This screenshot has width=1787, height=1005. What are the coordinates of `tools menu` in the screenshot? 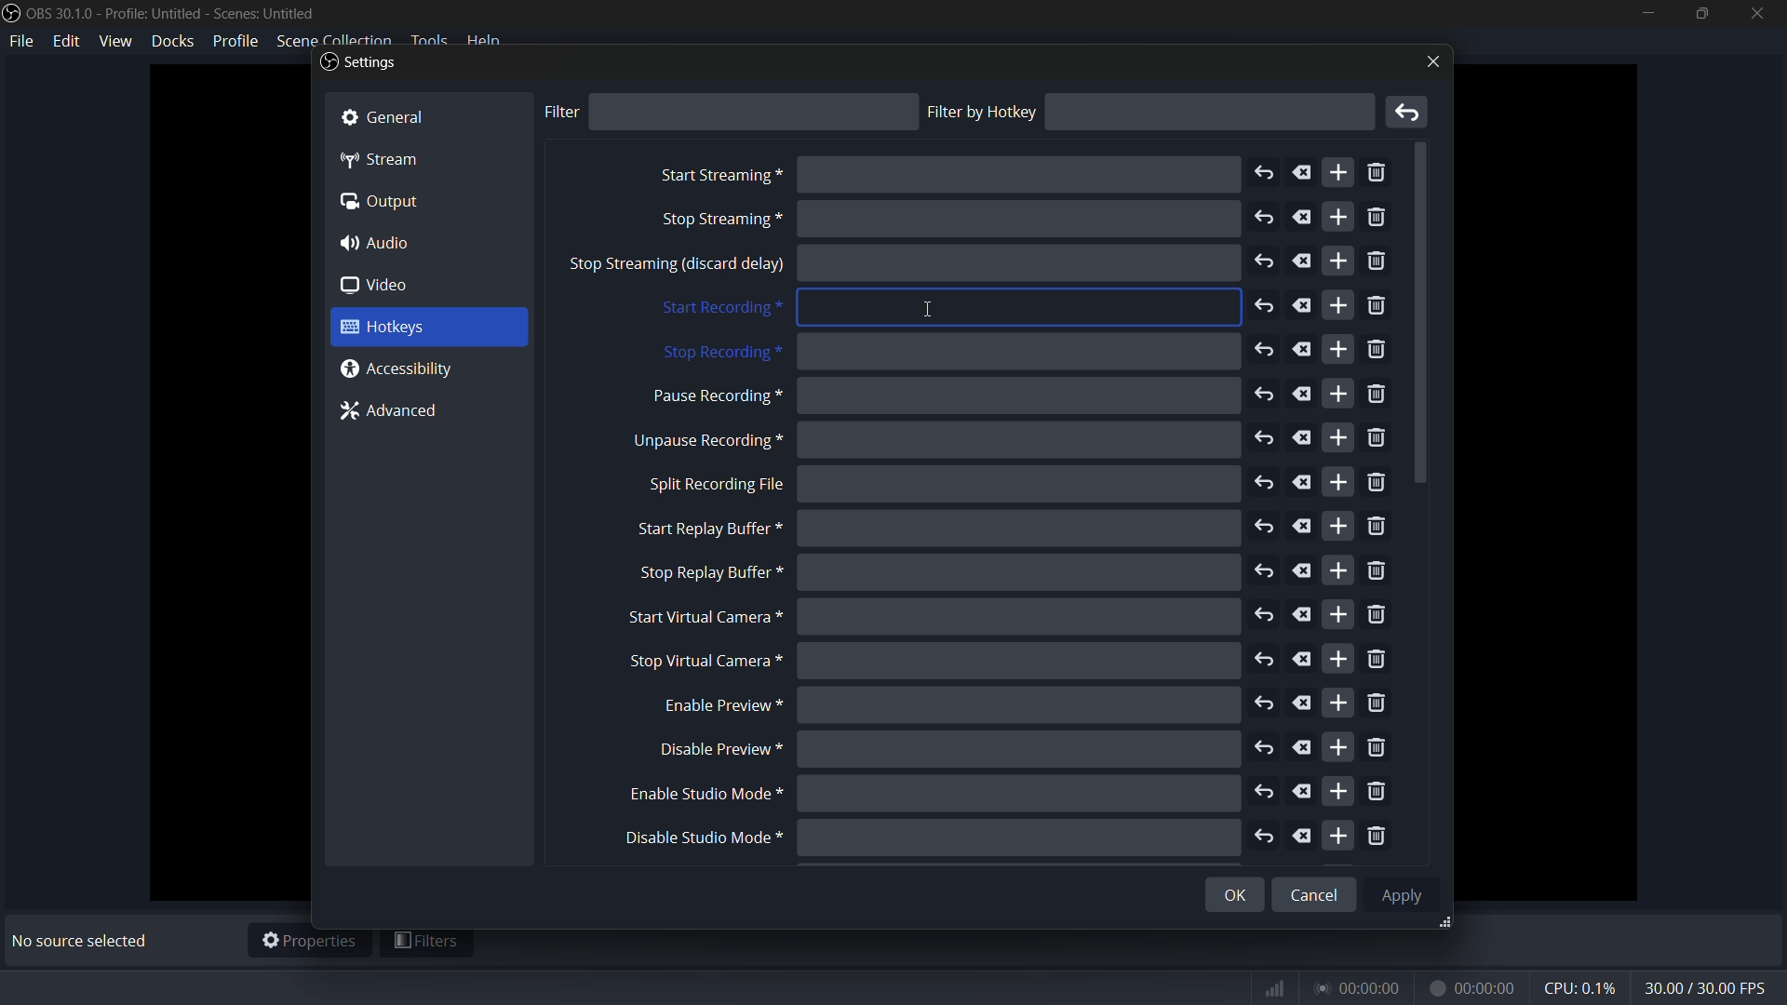 It's located at (428, 41).